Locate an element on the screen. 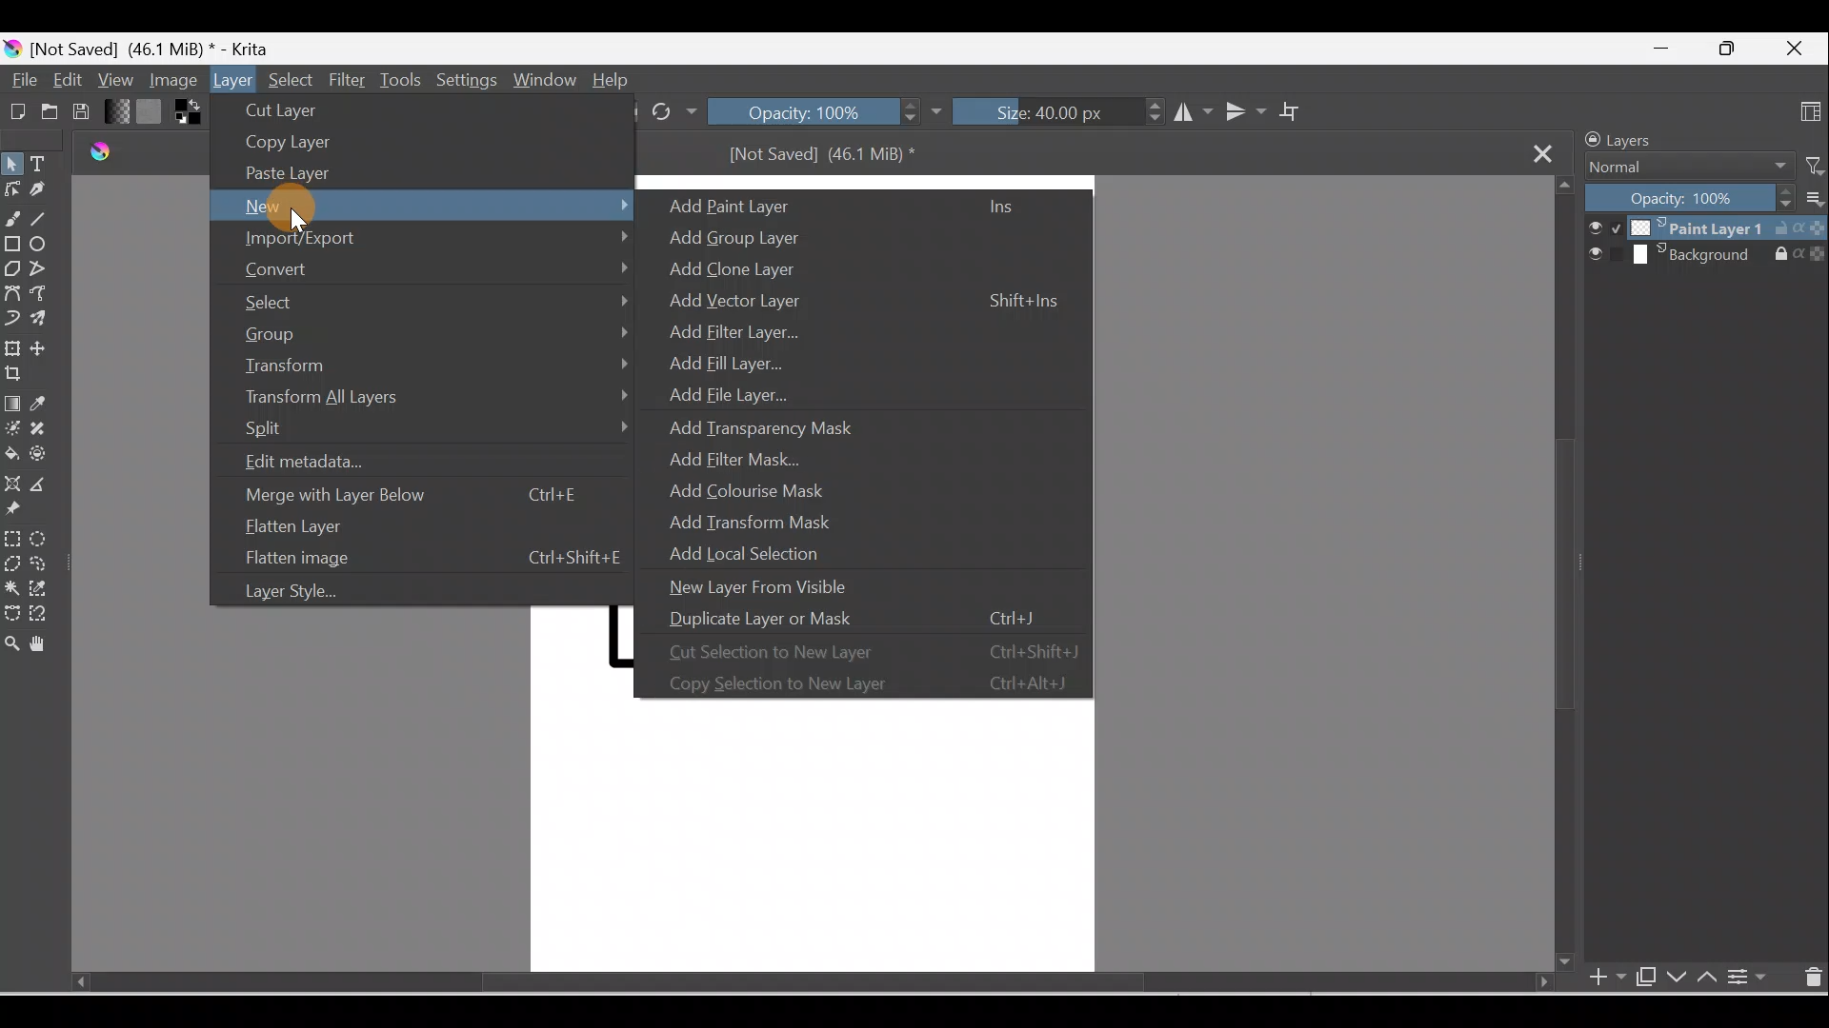  Add fill layer is located at coordinates (721, 361).